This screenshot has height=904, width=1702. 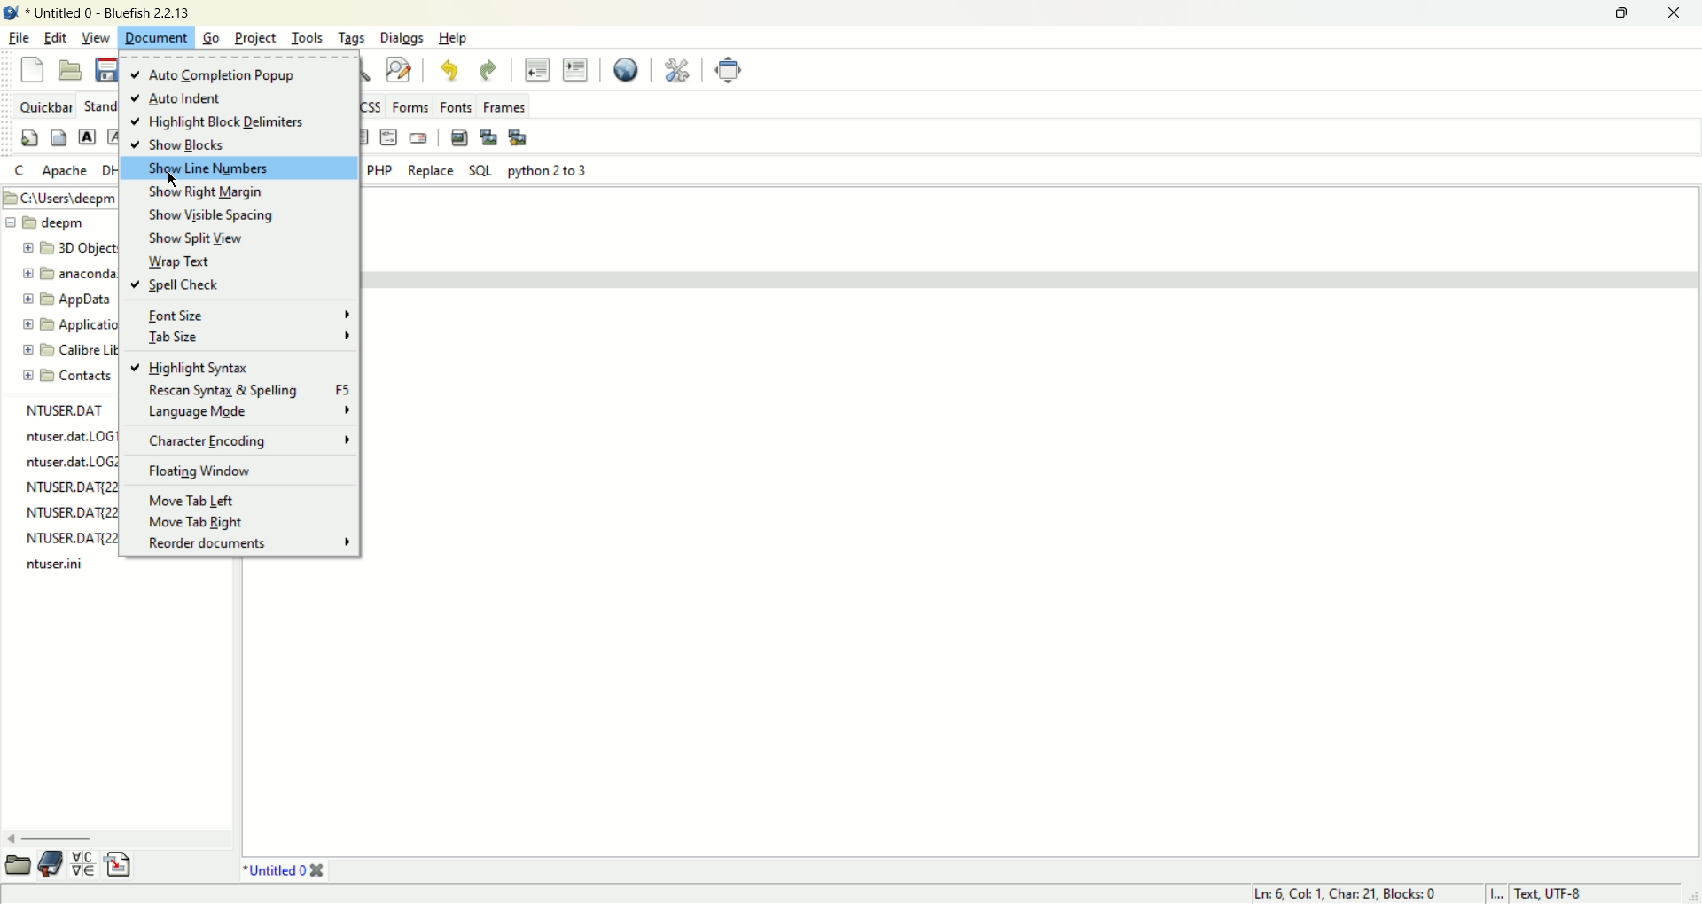 I want to click on go, so click(x=214, y=36).